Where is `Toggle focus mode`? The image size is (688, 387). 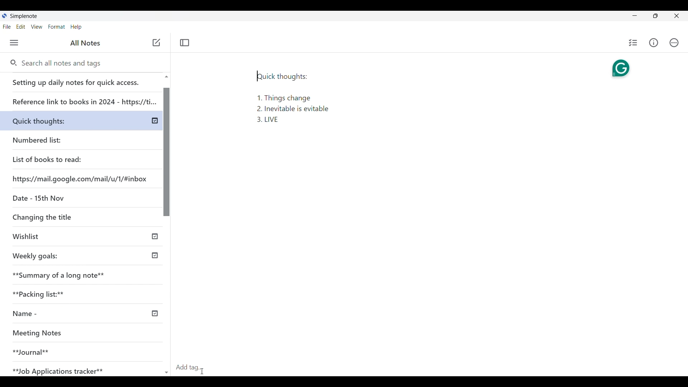 Toggle focus mode is located at coordinates (185, 43).